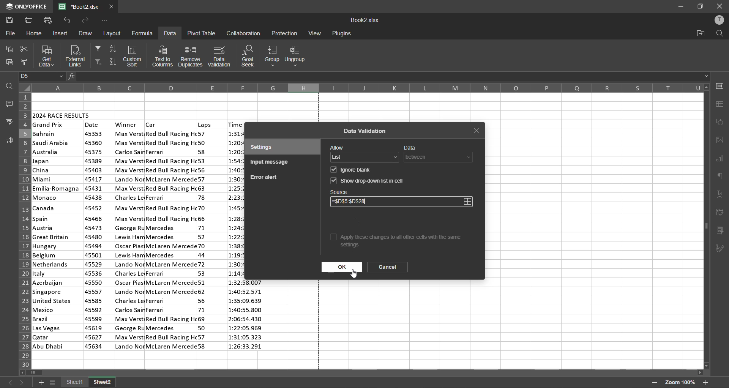 The height and width of the screenshot is (388, 729). What do you see at coordinates (9, 63) in the screenshot?
I see `paste` at bounding box center [9, 63].